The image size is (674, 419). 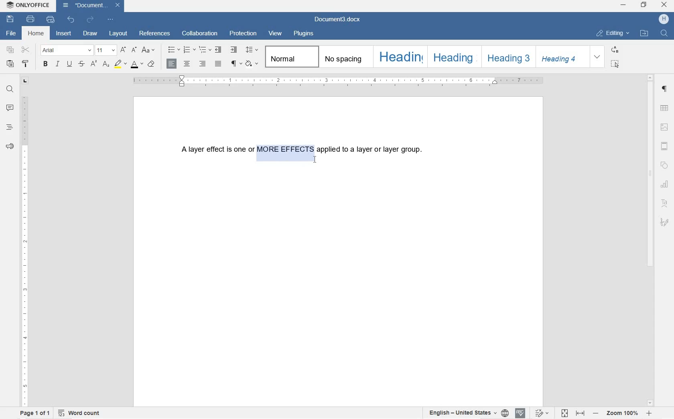 What do you see at coordinates (90, 19) in the screenshot?
I see `REDO` at bounding box center [90, 19].